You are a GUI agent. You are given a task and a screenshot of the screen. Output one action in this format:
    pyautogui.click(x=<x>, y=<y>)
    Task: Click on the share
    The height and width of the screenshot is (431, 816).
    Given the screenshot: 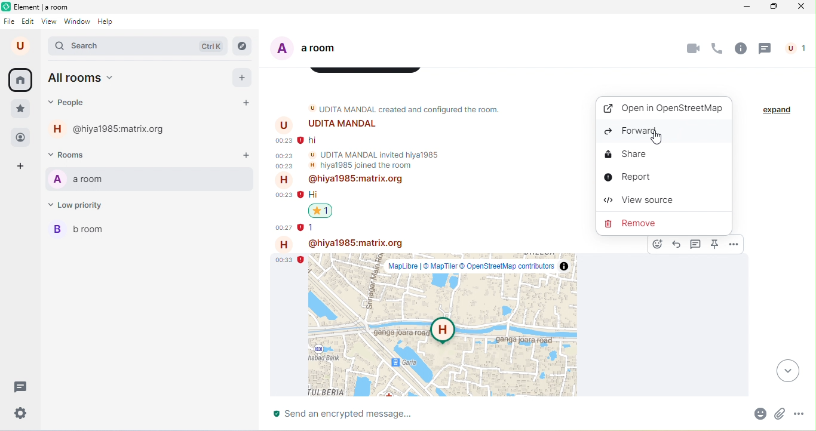 What is the action you would take?
    pyautogui.click(x=664, y=155)
    